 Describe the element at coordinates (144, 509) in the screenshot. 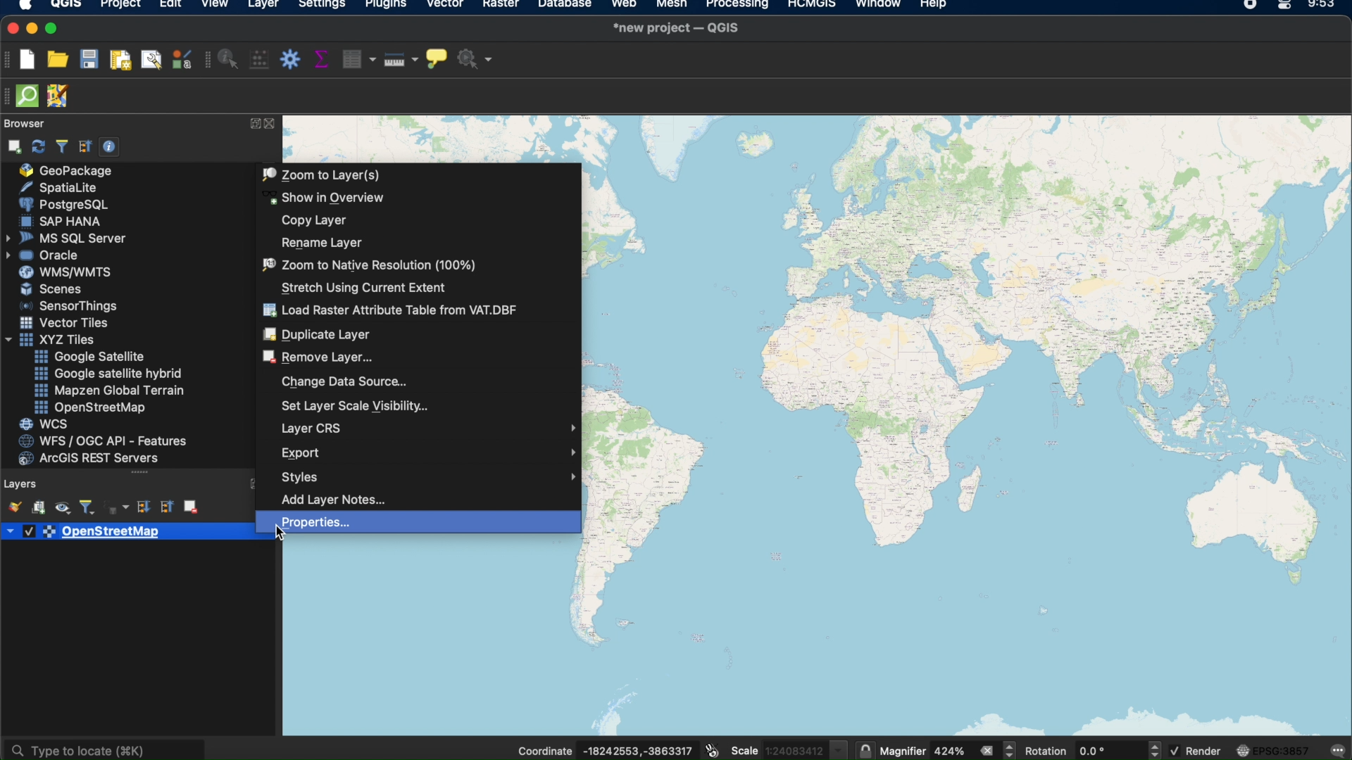

I see `expand all` at that location.